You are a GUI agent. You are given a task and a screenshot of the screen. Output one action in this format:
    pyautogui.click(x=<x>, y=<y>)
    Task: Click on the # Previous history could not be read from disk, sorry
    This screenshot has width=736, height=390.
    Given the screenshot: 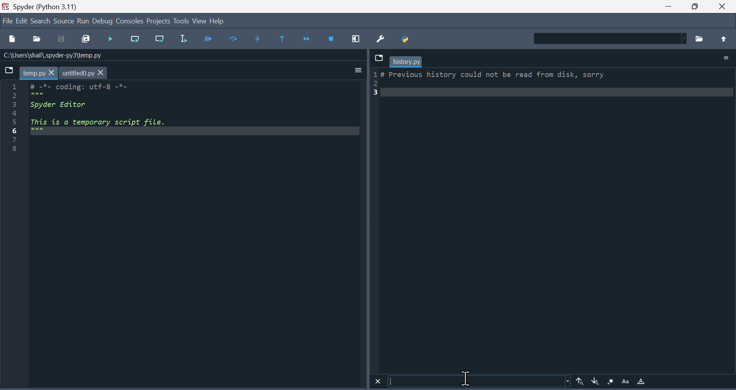 What is the action you would take?
    pyautogui.click(x=500, y=76)
    